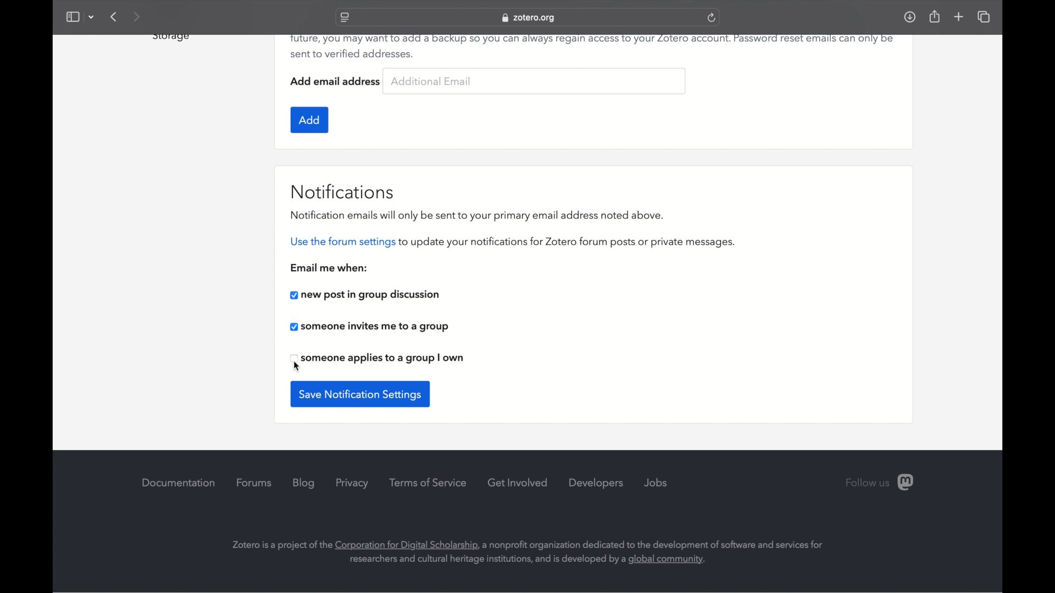 Image resolution: width=1055 pixels, height=593 pixels. What do you see at coordinates (376, 357) in the screenshot?
I see `someone applies to a group i own` at bounding box center [376, 357].